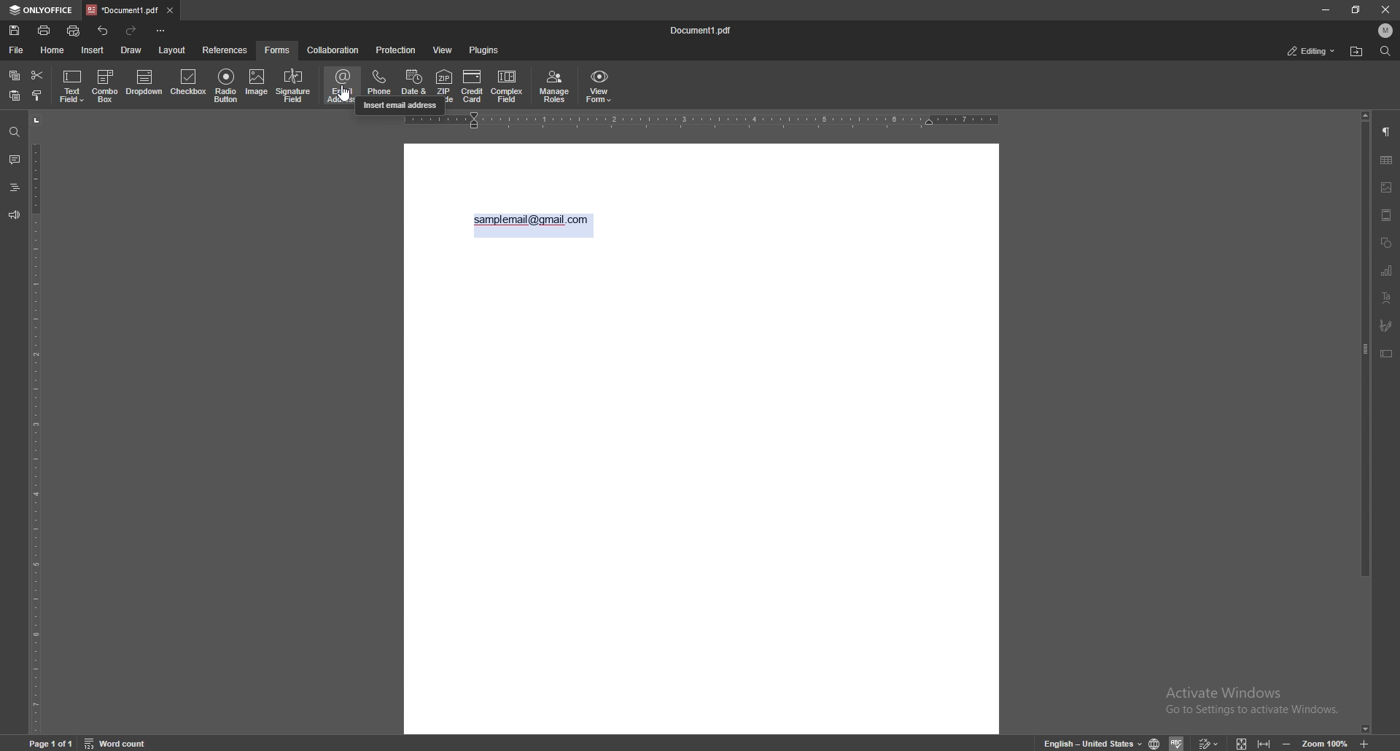 The height and width of the screenshot is (751, 1400). I want to click on forms, so click(279, 50).